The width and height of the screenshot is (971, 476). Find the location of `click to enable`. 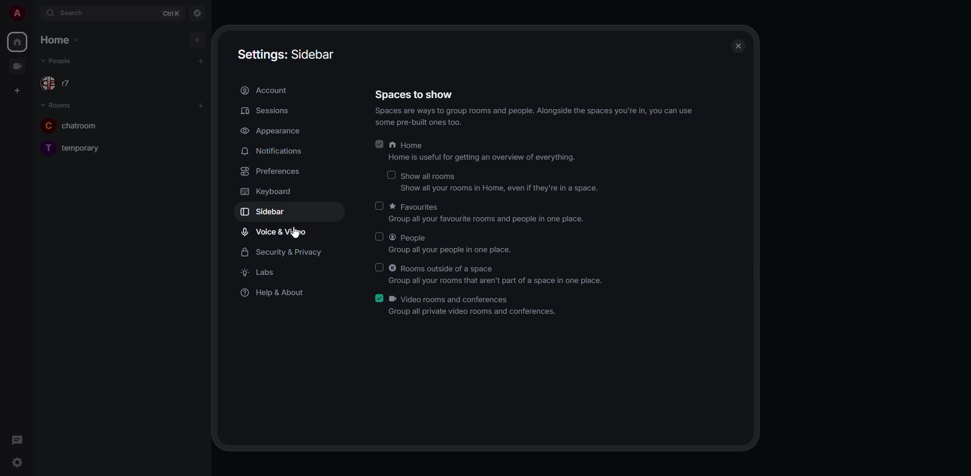

click to enable is located at coordinates (392, 174).